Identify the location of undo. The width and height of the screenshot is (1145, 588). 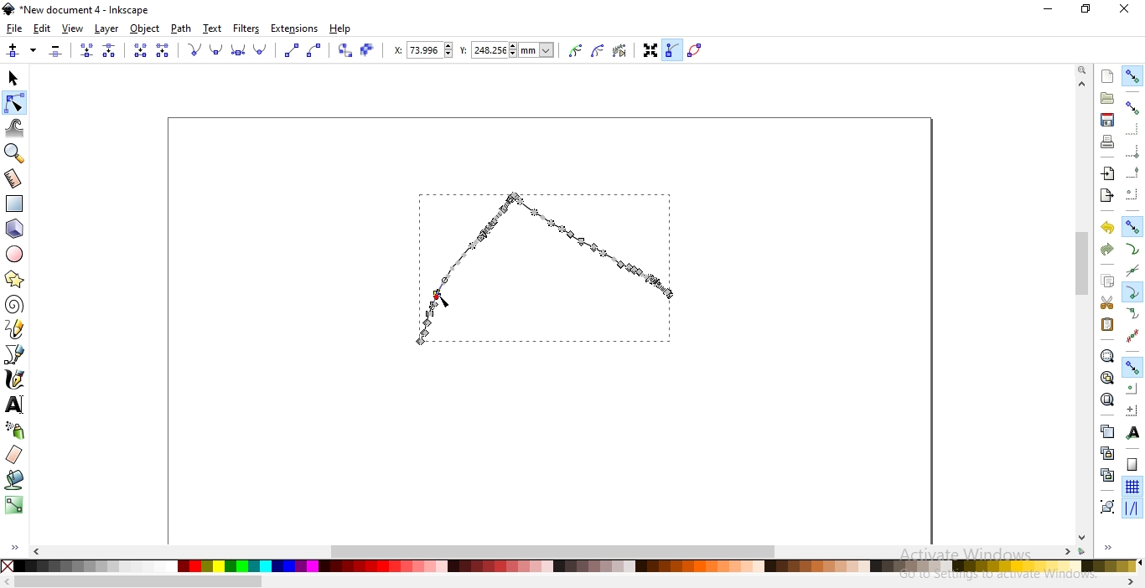
(1106, 226).